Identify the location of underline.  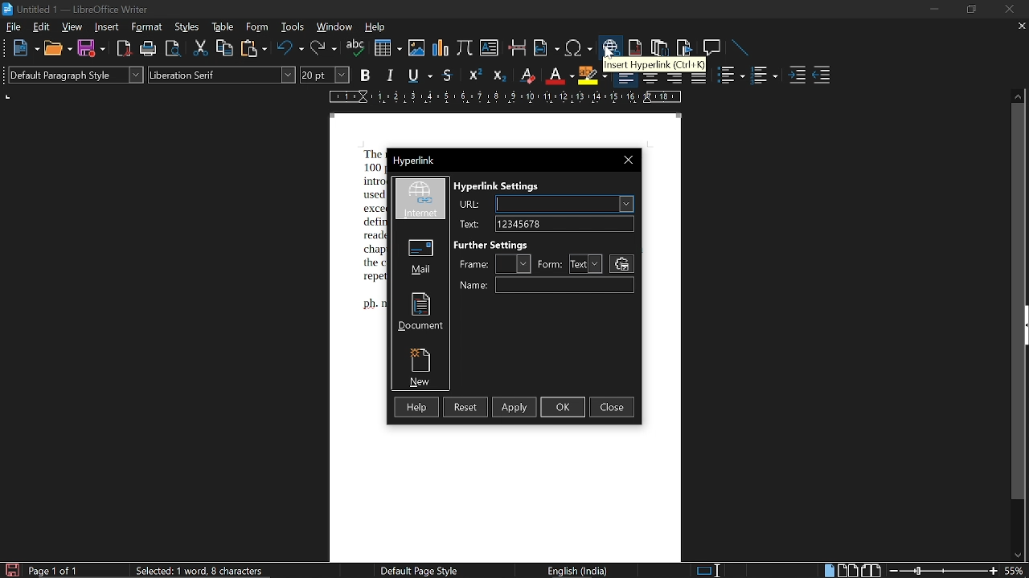
(419, 75).